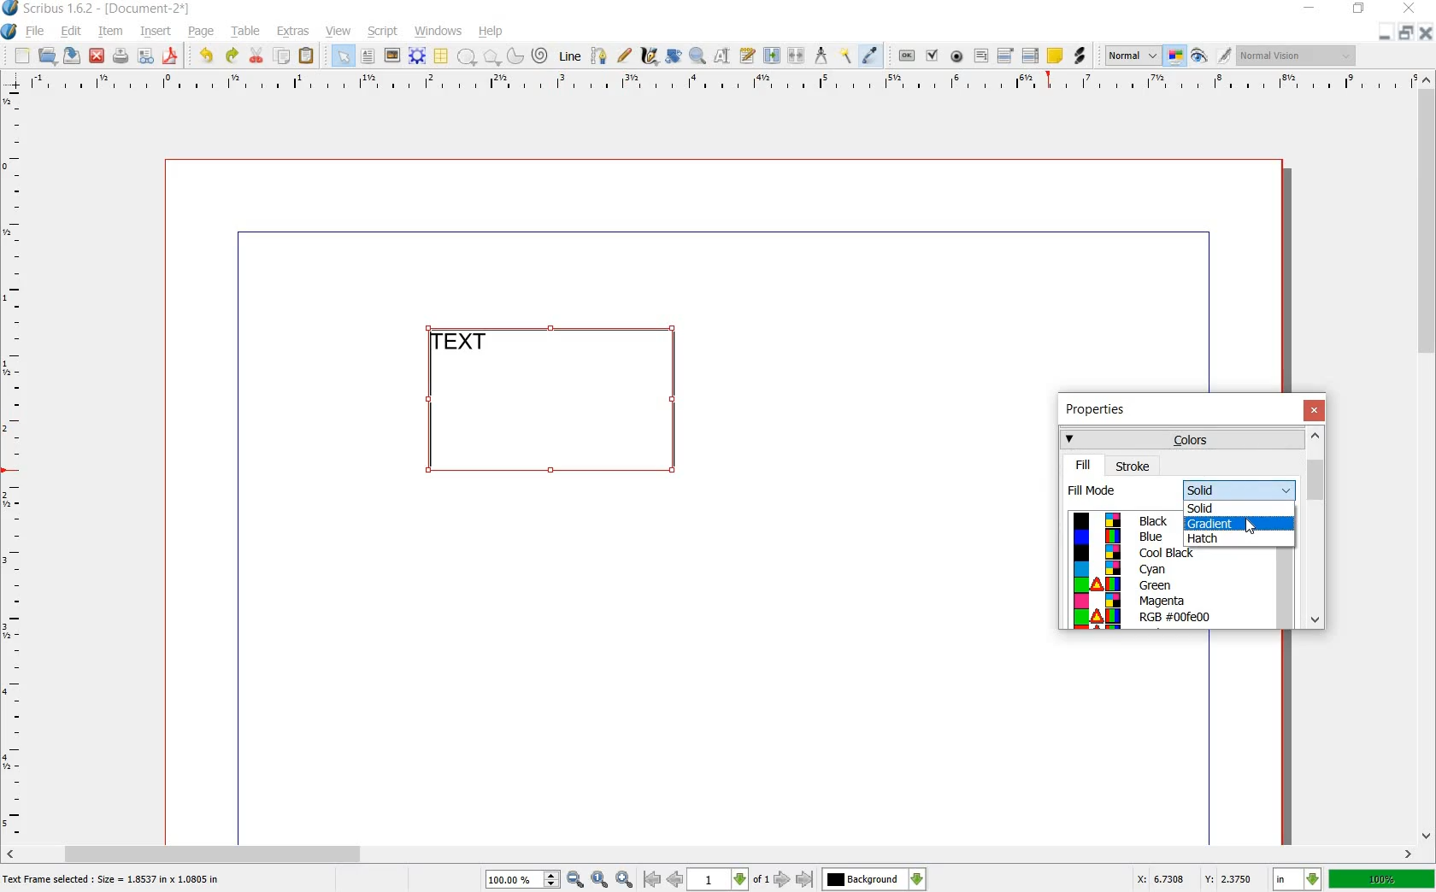  Describe the element at coordinates (467, 57) in the screenshot. I see `shape` at that location.